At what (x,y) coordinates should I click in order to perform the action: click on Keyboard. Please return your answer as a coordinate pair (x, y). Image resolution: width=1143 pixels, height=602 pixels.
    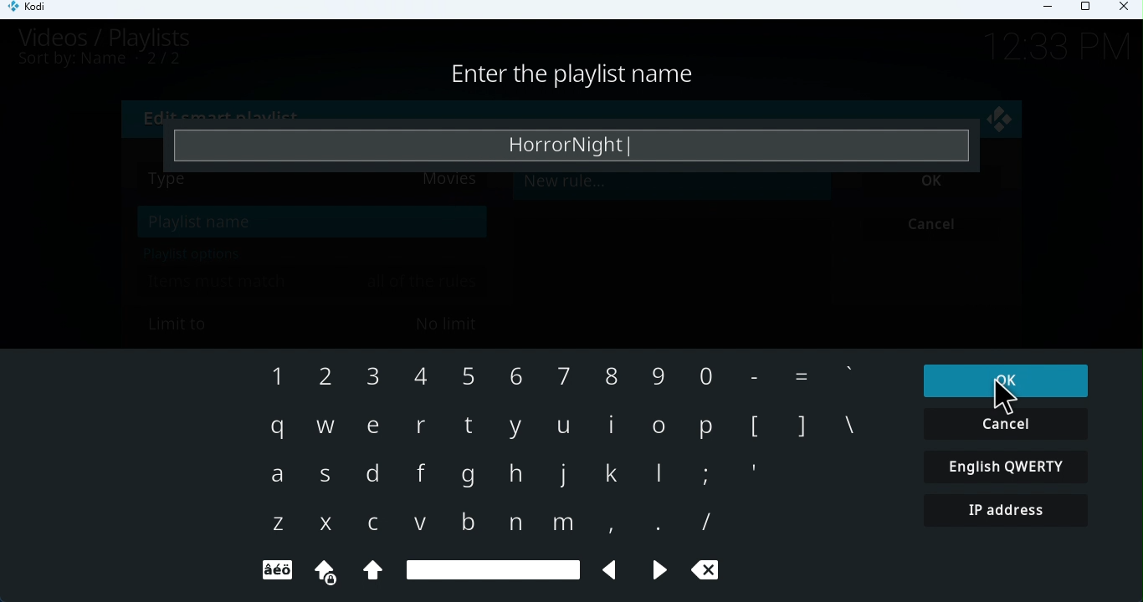
    Looking at the image, I should click on (564, 472).